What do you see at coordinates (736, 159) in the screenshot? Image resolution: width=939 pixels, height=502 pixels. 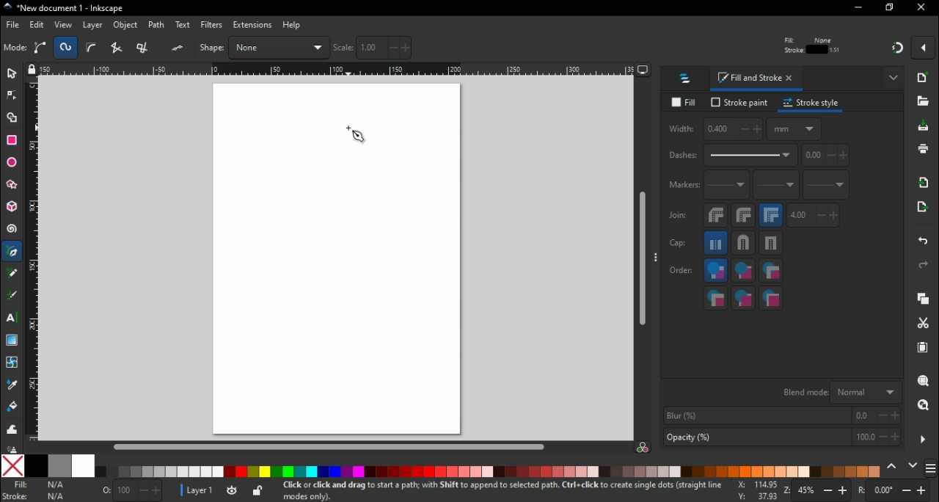 I see `dashes` at bounding box center [736, 159].